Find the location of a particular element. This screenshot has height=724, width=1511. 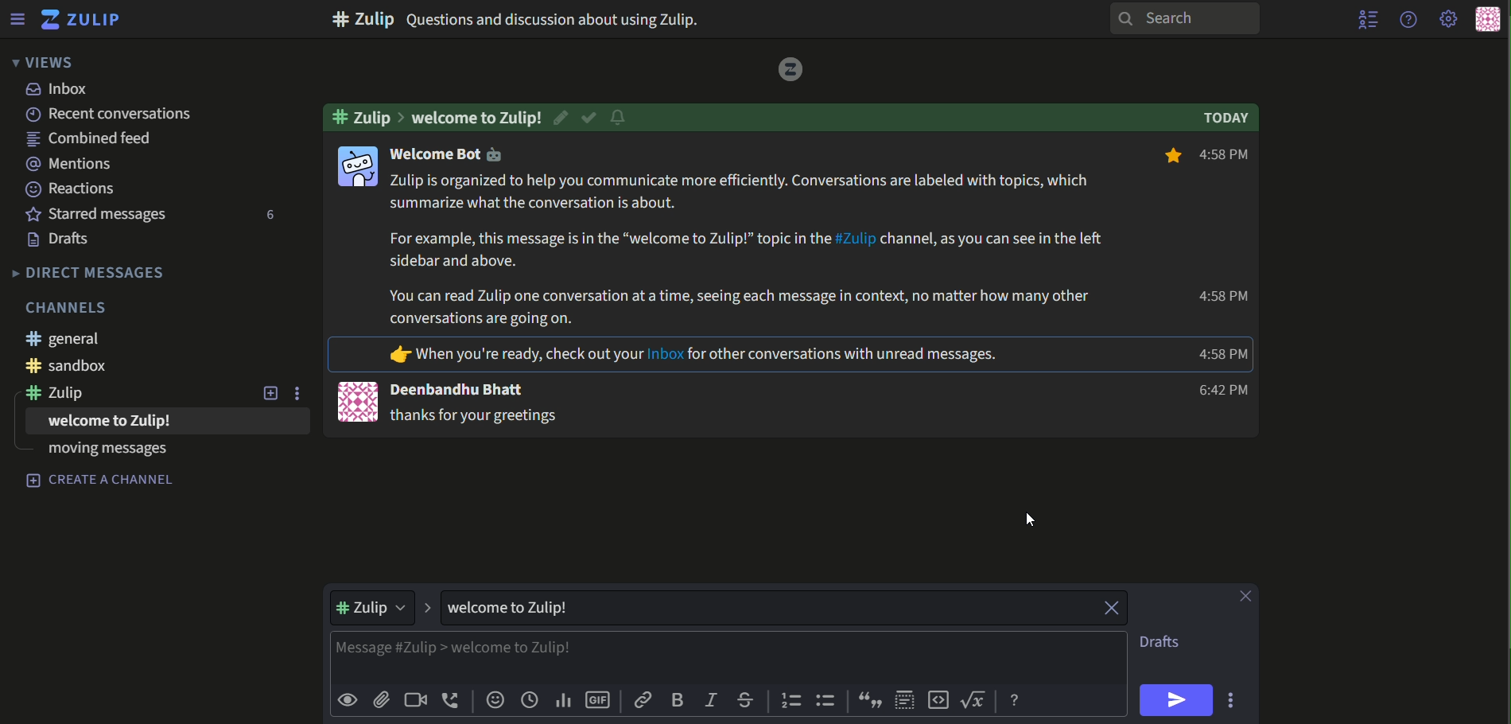

number is located at coordinates (266, 216).